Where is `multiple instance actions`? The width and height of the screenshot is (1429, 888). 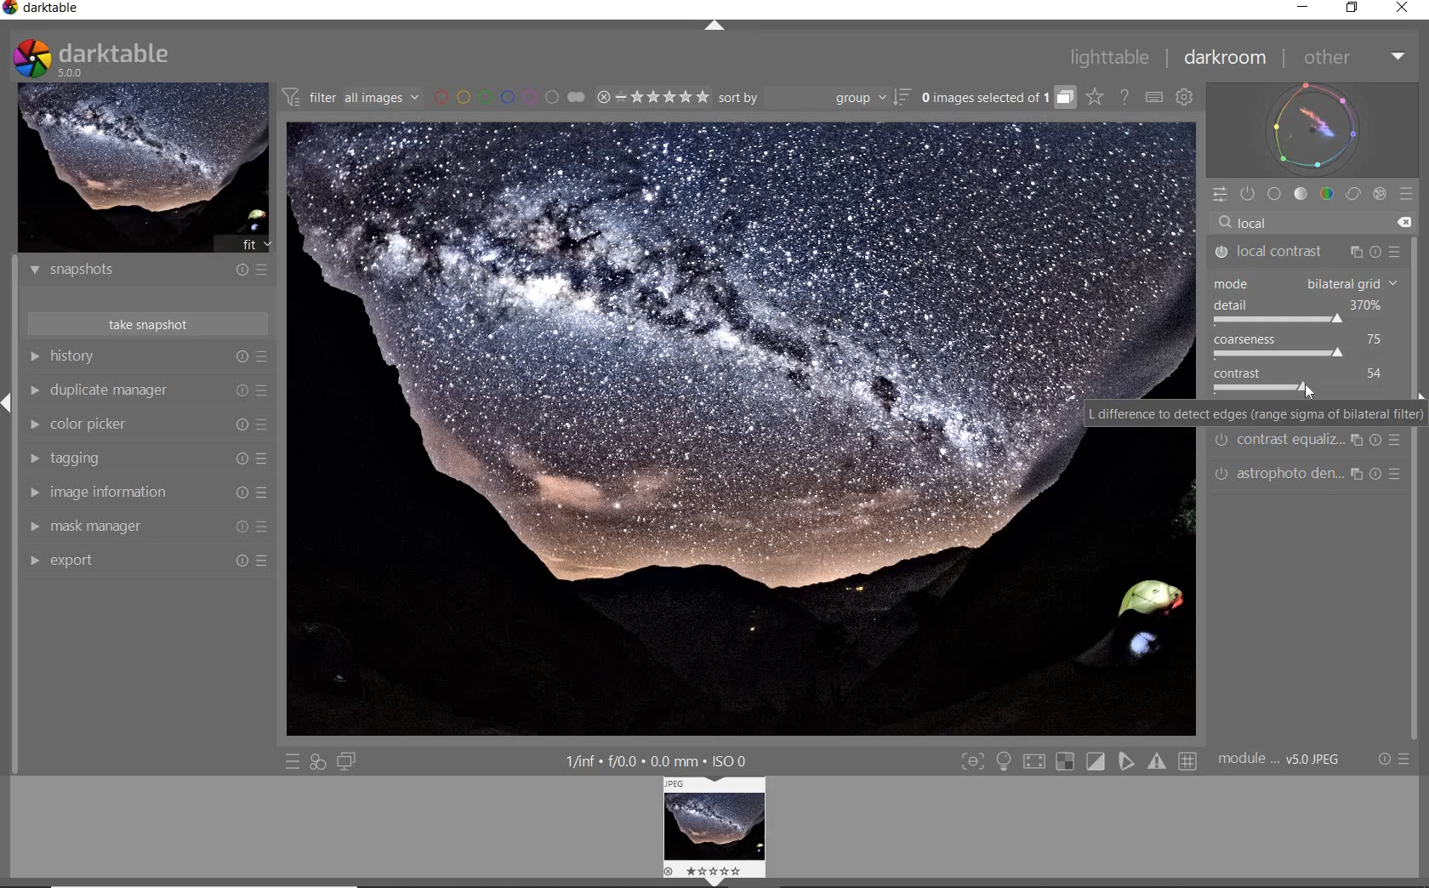 multiple instance actions is located at coordinates (1356, 248).